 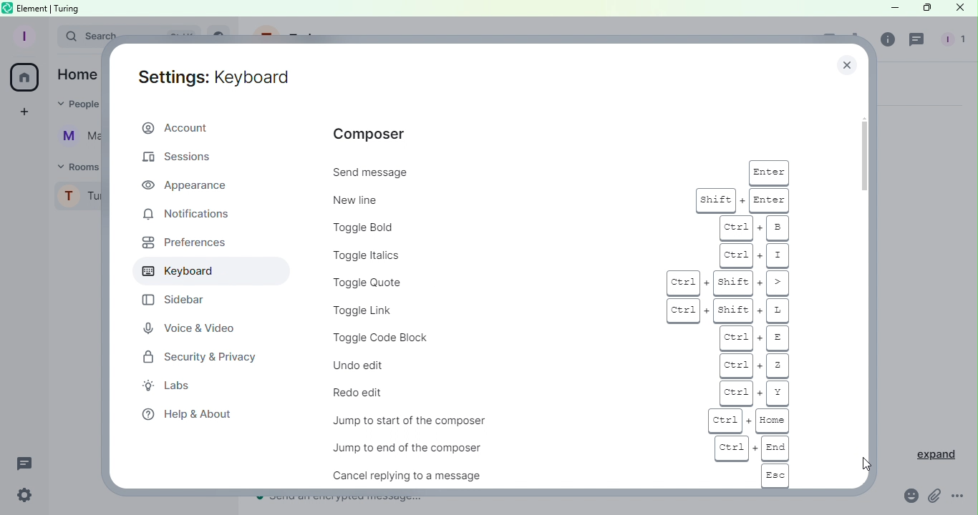 What do you see at coordinates (171, 300) in the screenshot?
I see `Sidebar` at bounding box center [171, 300].